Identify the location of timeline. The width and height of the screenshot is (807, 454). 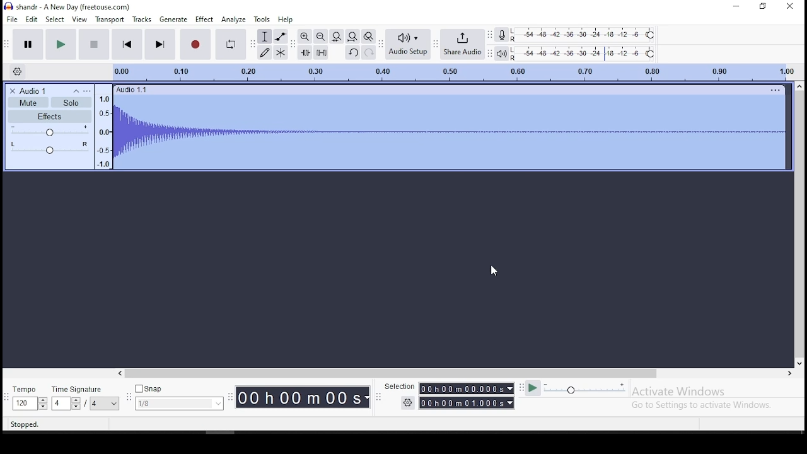
(450, 71).